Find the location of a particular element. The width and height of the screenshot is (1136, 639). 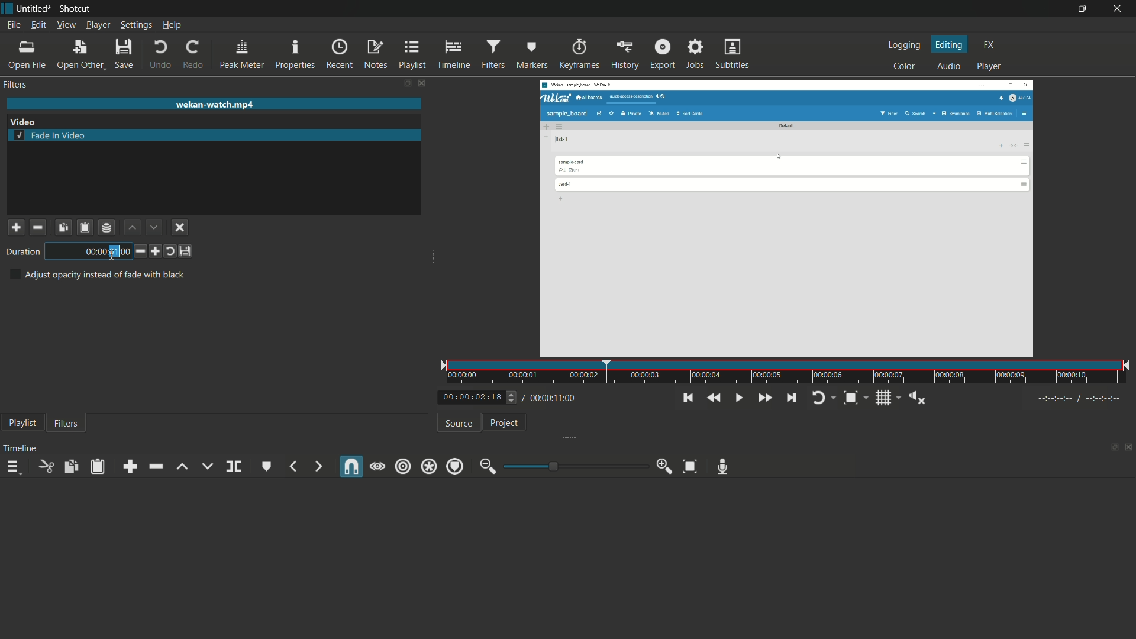

copy checked filters is located at coordinates (70, 466).